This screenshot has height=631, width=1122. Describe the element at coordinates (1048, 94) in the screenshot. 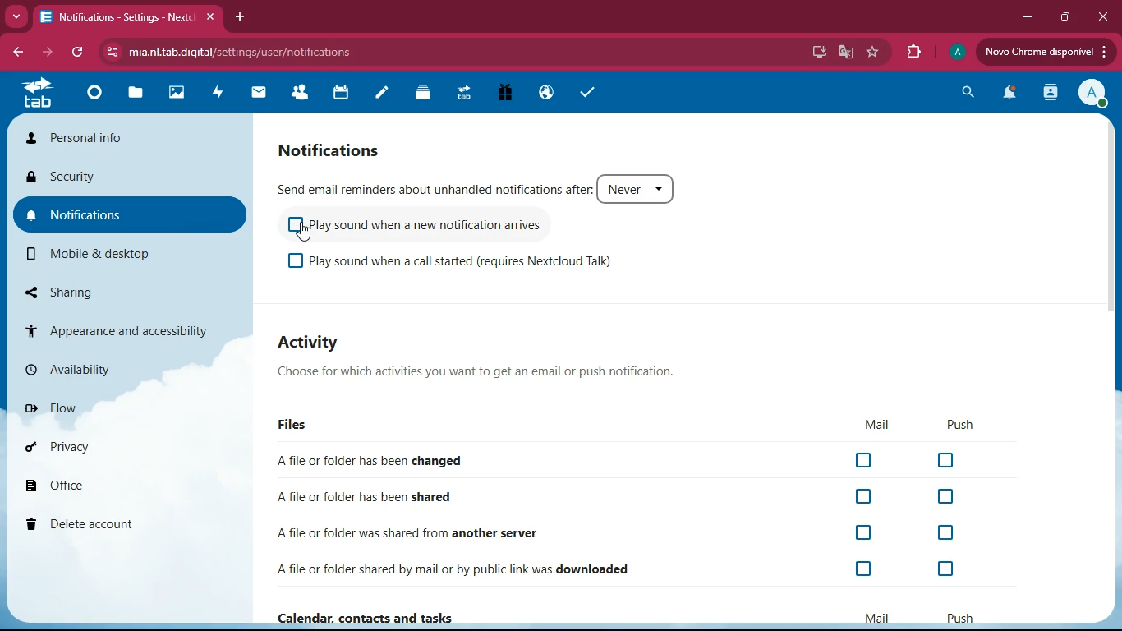

I see `activity` at that location.